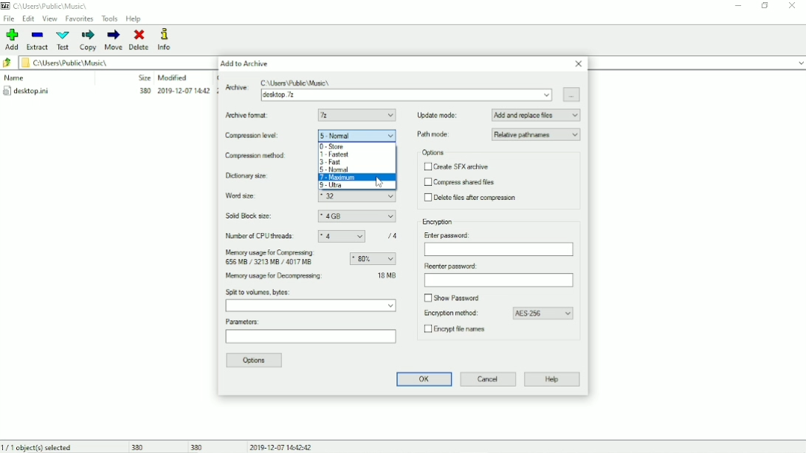 Image resolution: width=806 pixels, height=453 pixels. What do you see at coordinates (247, 63) in the screenshot?
I see `Add to Archive` at bounding box center [247, 63].